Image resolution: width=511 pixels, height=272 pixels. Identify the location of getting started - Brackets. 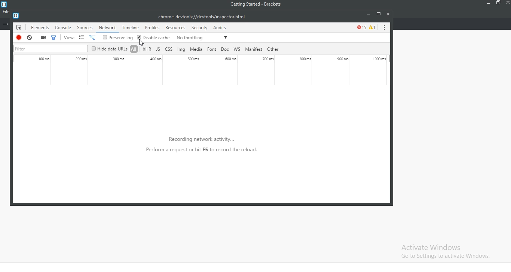
(259, 5).